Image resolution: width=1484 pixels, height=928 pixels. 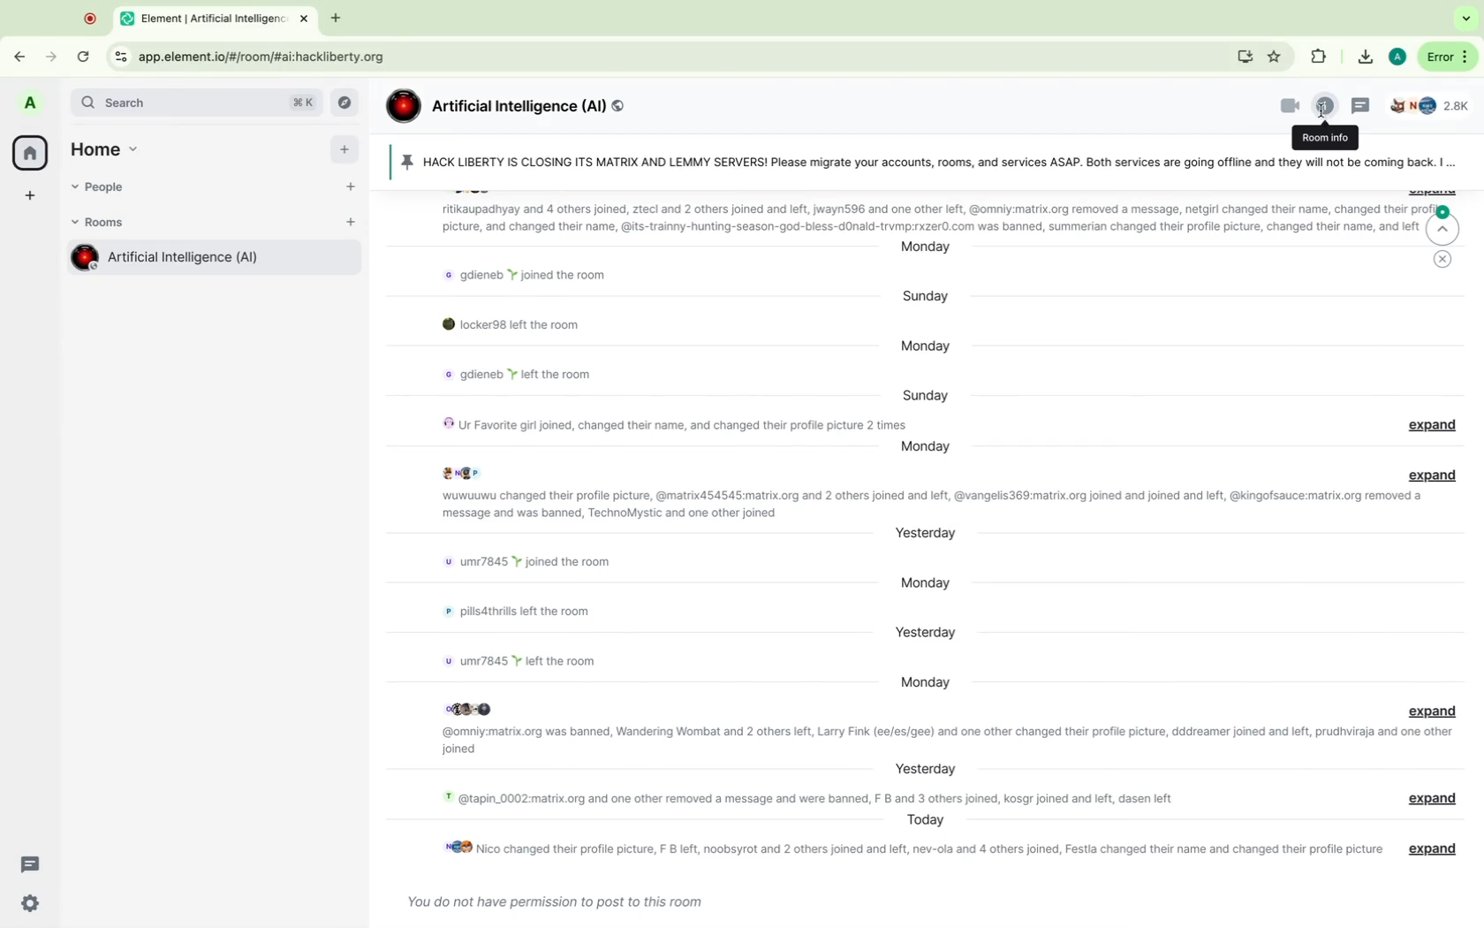 What do you see at coordinates (348, 103) in the screenshot?
I see `explore rooms` at bounding box center [348, 103].